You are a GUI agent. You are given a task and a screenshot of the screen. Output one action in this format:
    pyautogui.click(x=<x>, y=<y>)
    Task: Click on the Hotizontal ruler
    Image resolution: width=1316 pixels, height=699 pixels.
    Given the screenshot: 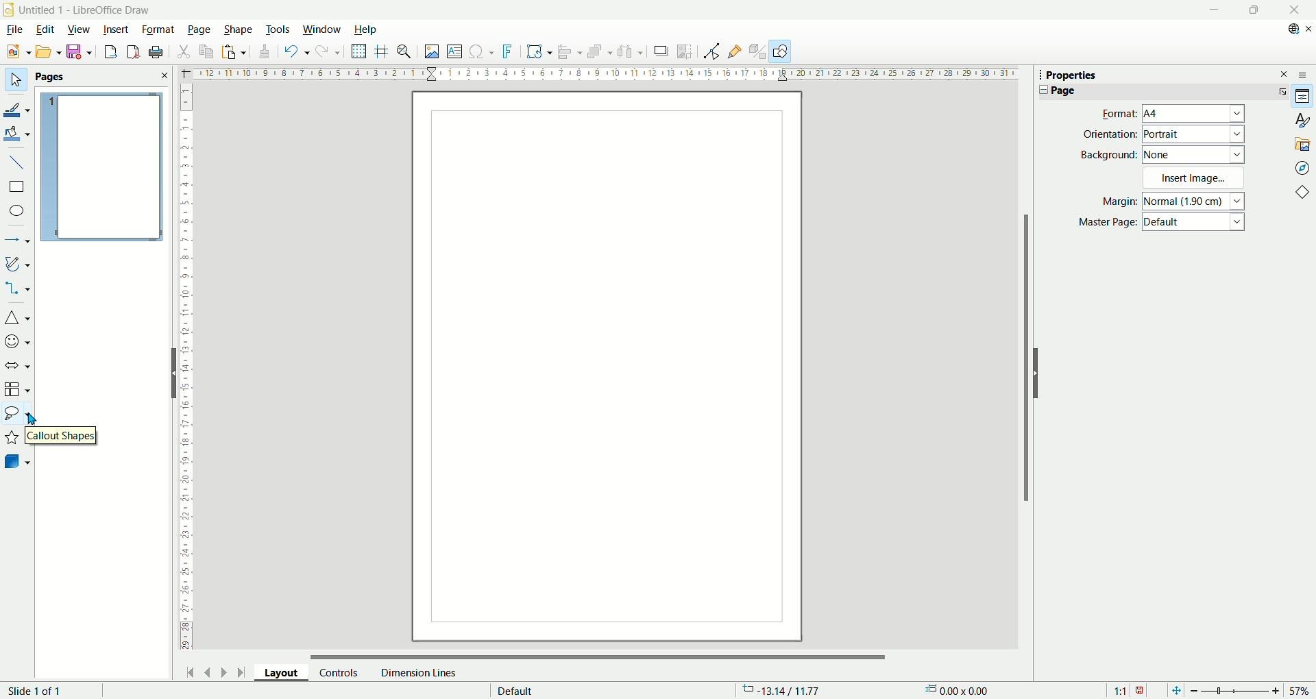 What is the action you would take?
    pyautogui.click(x=605, y=75)
    